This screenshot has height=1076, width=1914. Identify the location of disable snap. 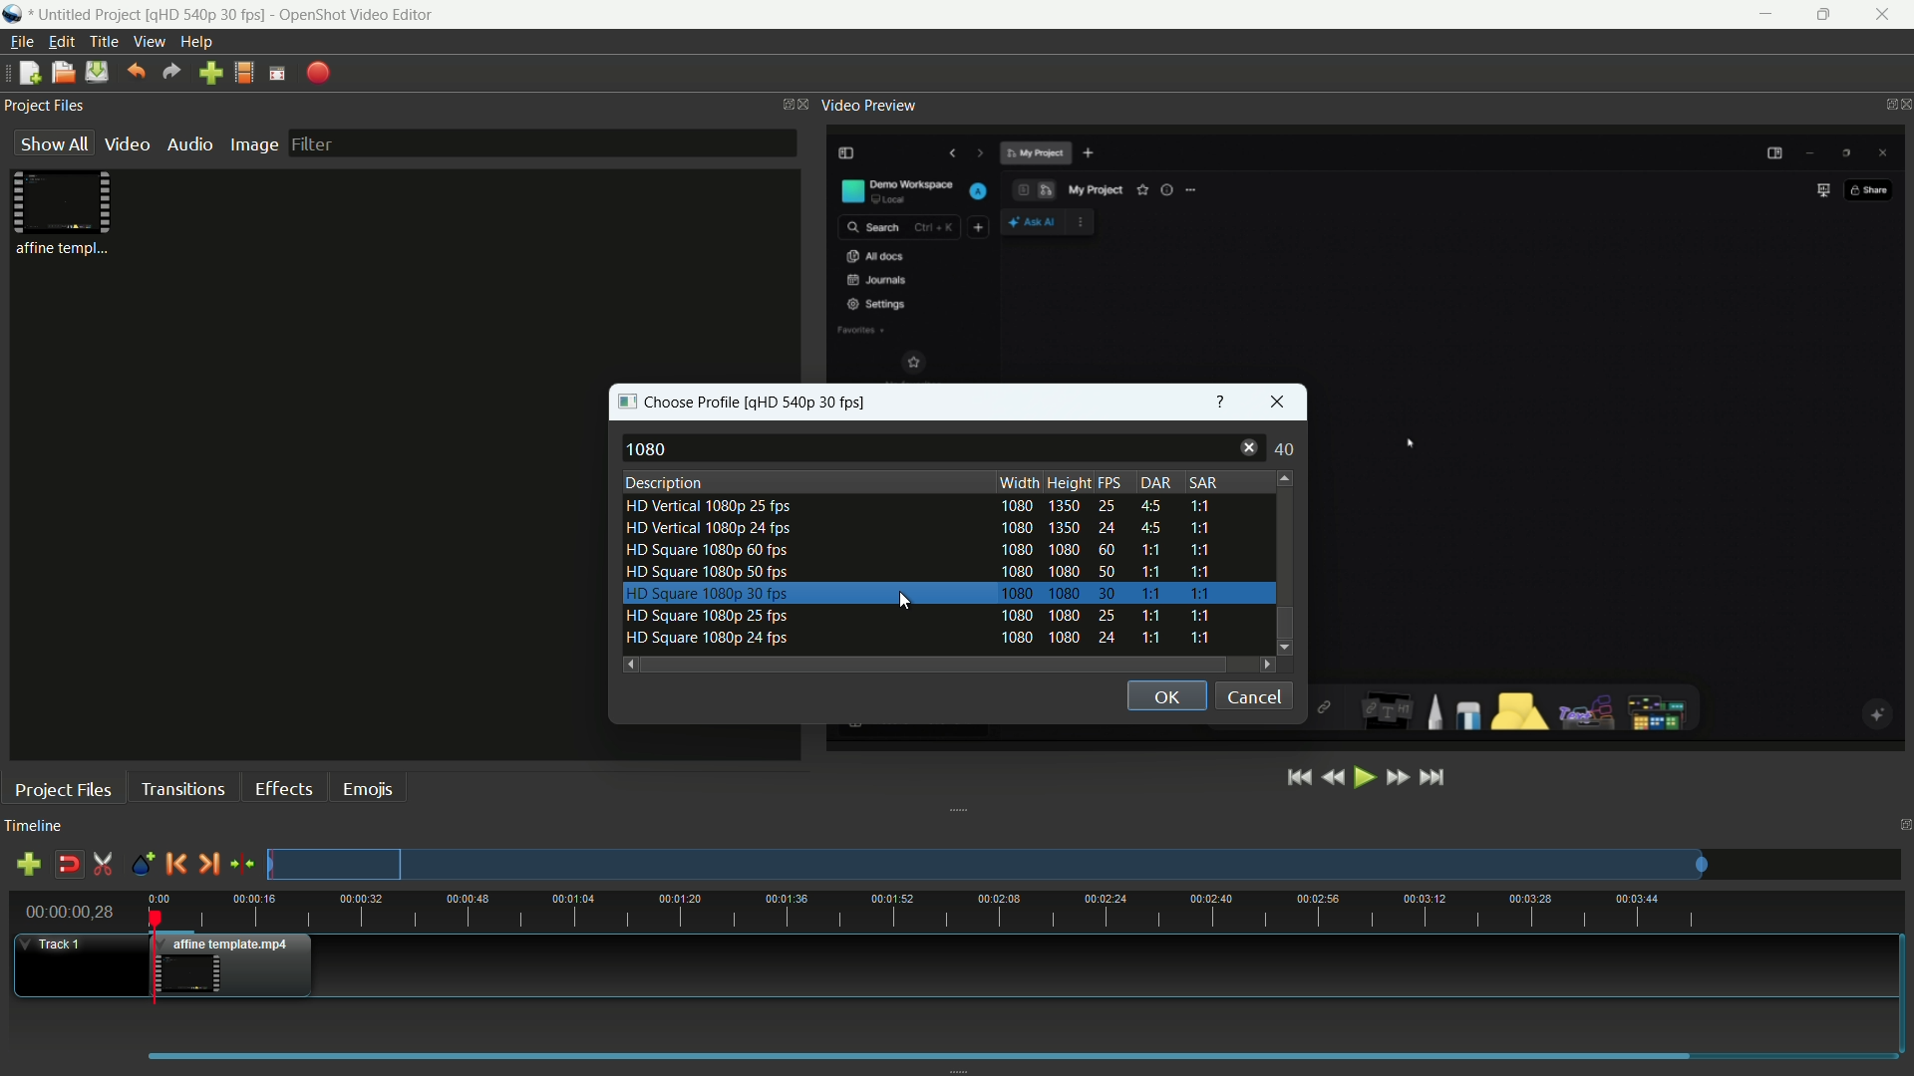
(68, 864).